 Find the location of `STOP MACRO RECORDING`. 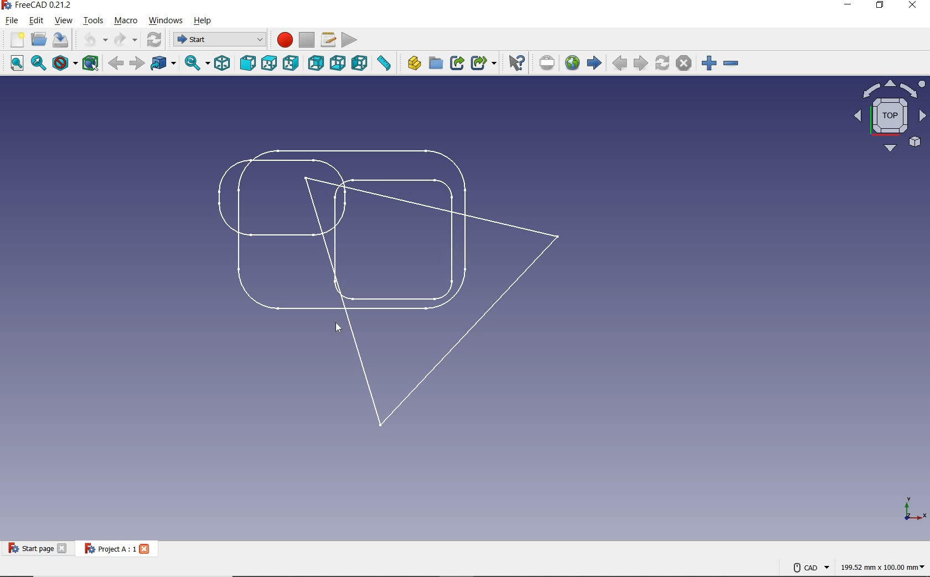

STOP MACRO RECORDING is located at coordinates (306, 39).